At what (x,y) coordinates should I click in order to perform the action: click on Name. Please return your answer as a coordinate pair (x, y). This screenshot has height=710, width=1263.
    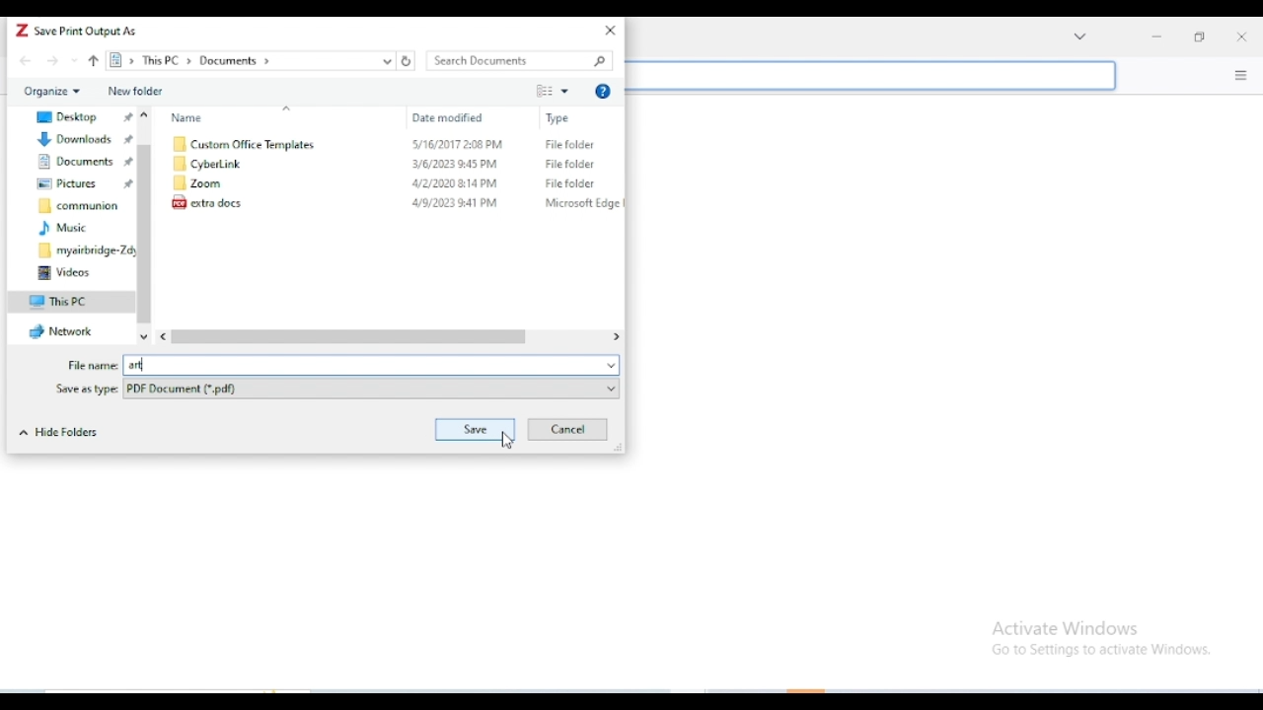
    Looking at the image, I should click on (187, 118).